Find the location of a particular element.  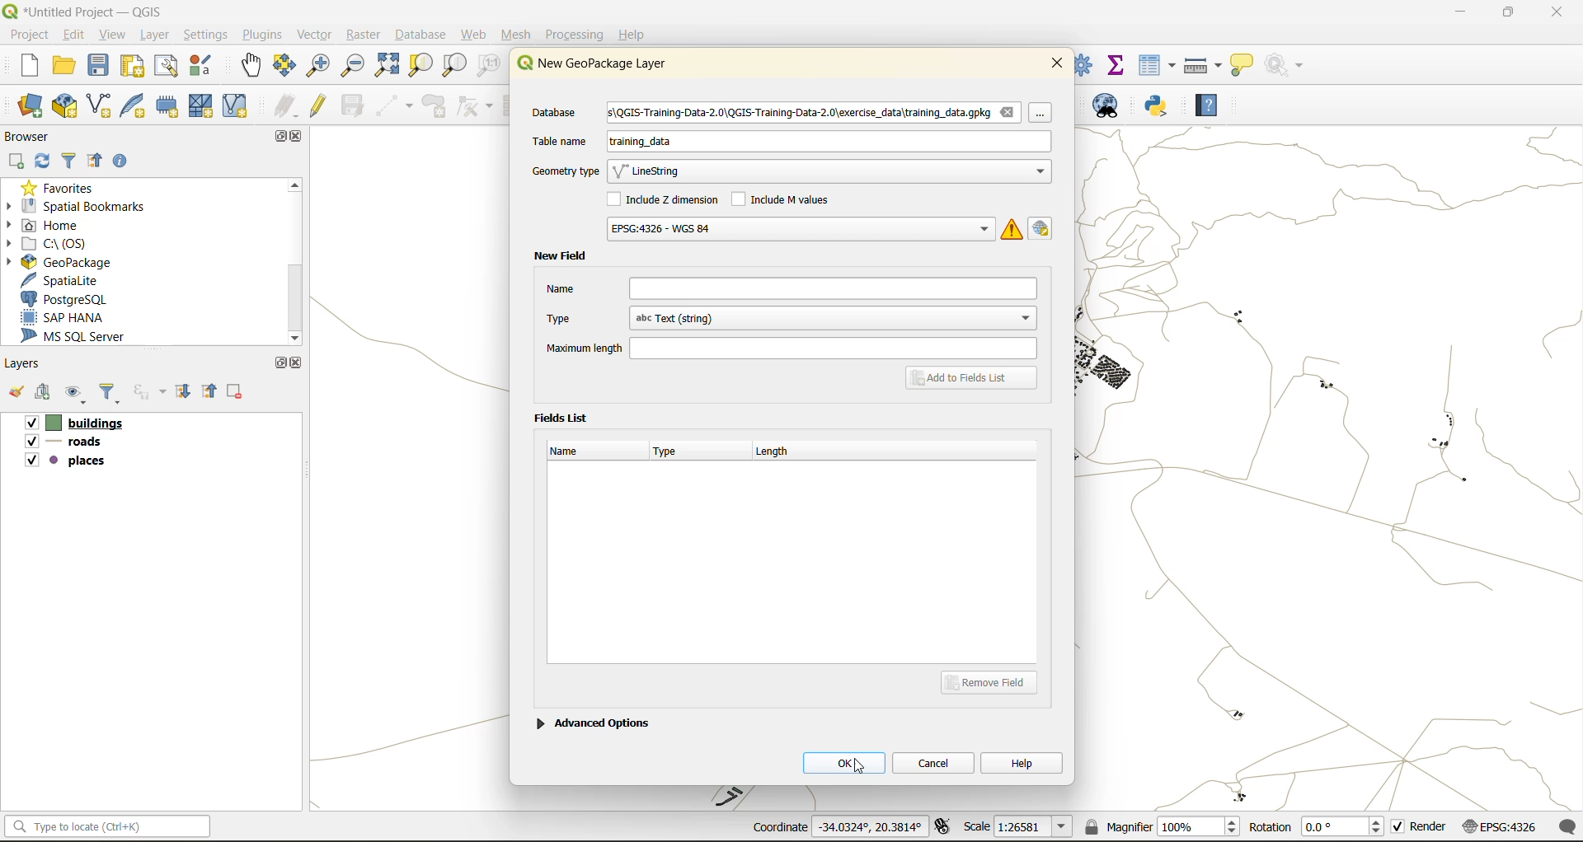

ms sql server is located at coordinates (84, 339).